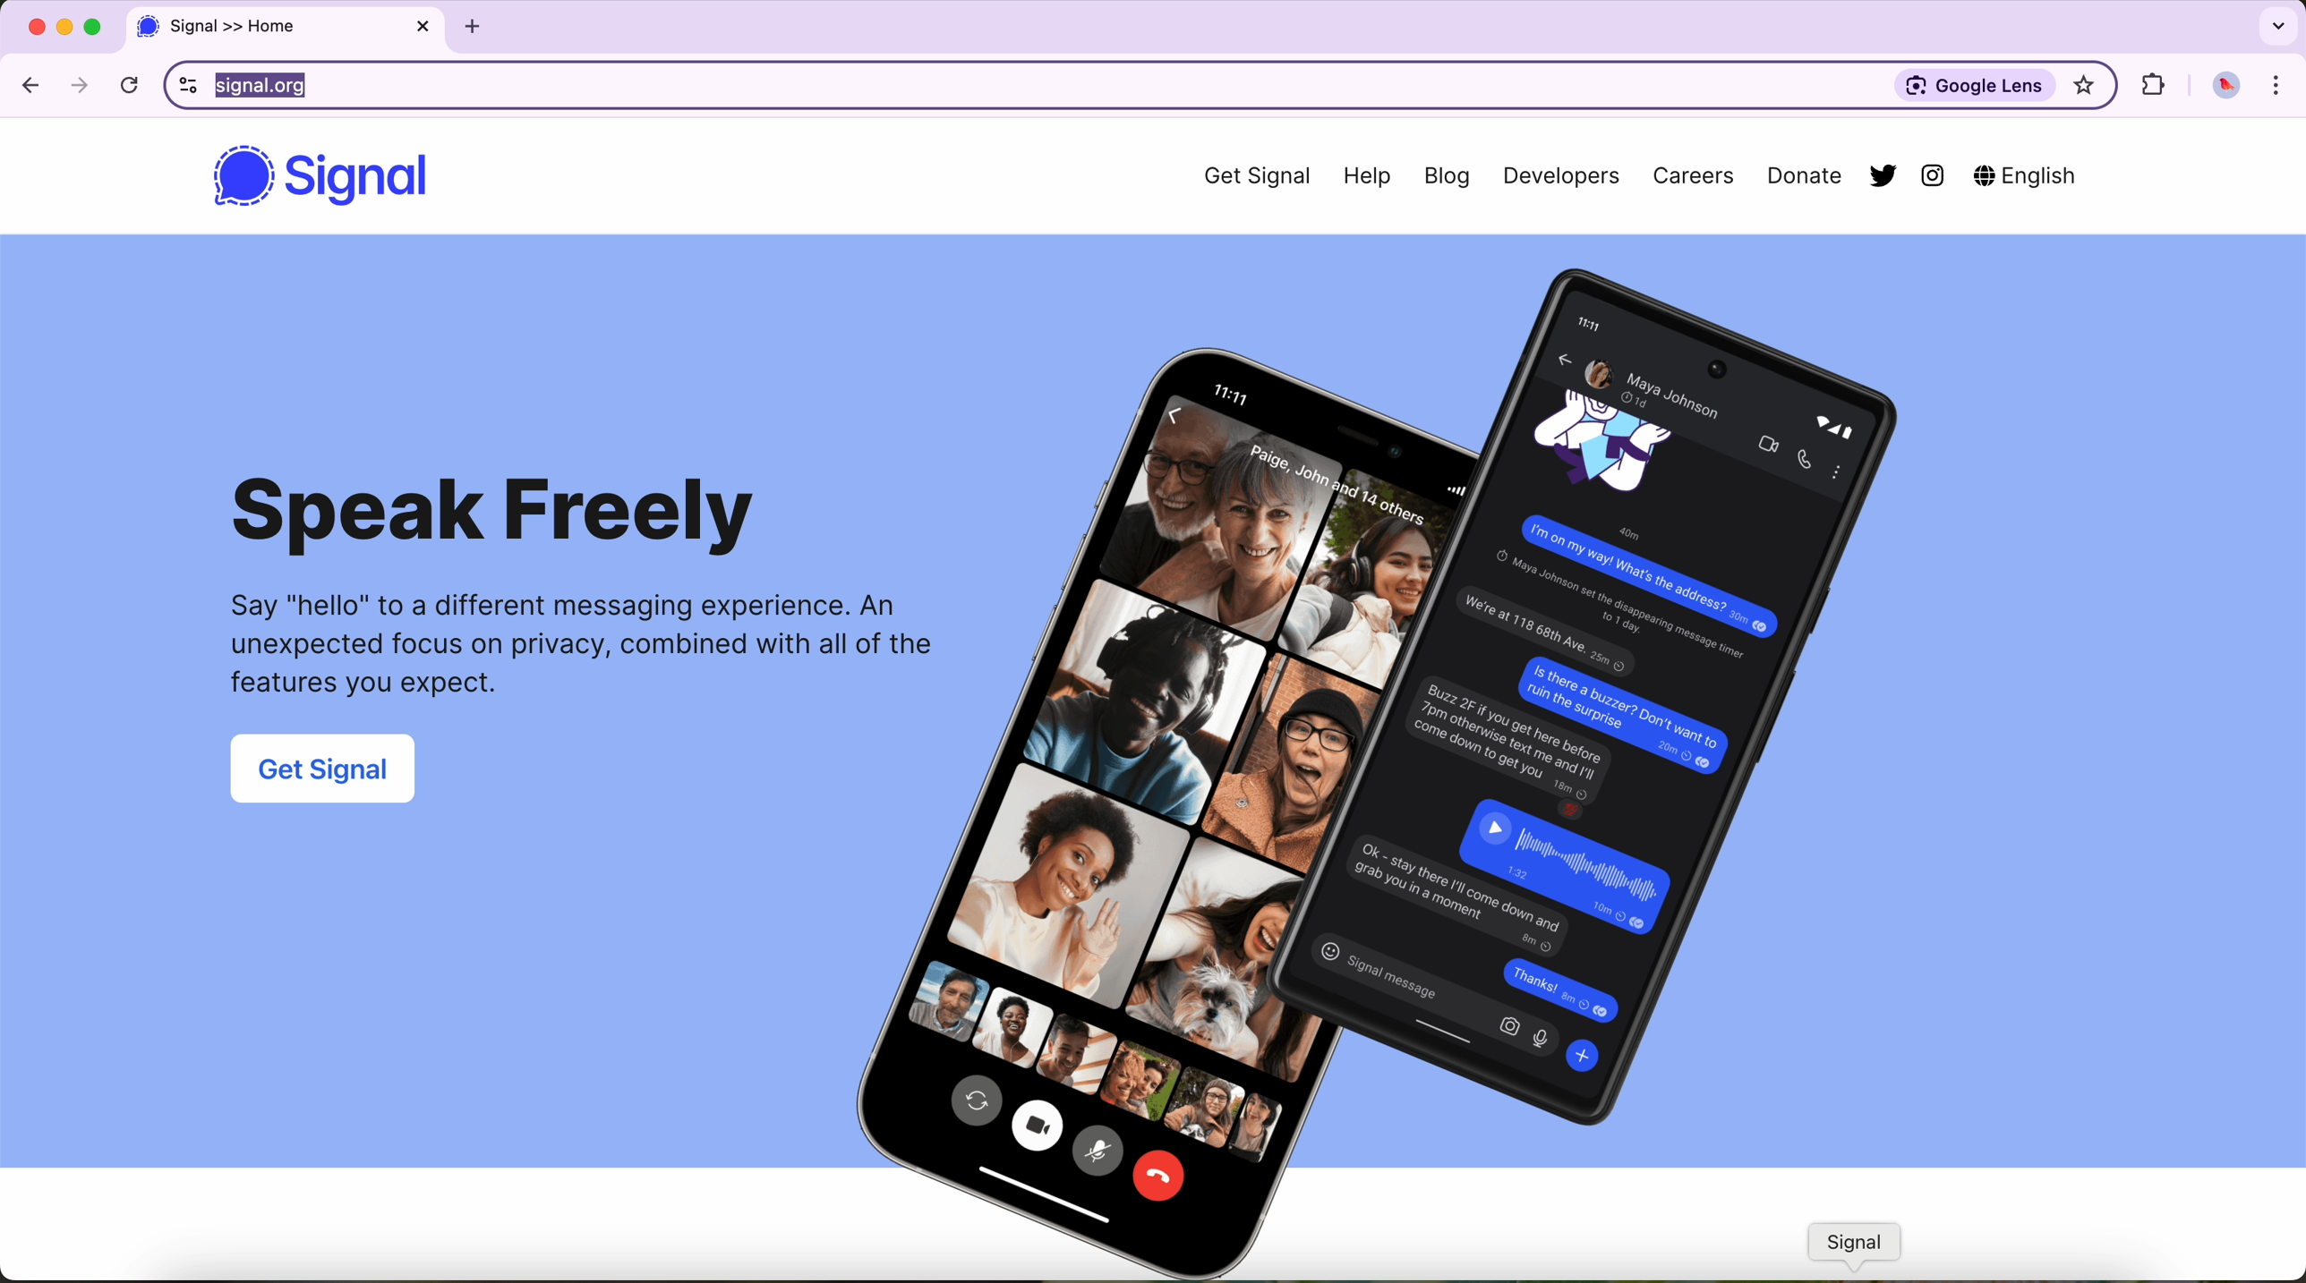  I want to click on search tabs, so click(2276, 24).